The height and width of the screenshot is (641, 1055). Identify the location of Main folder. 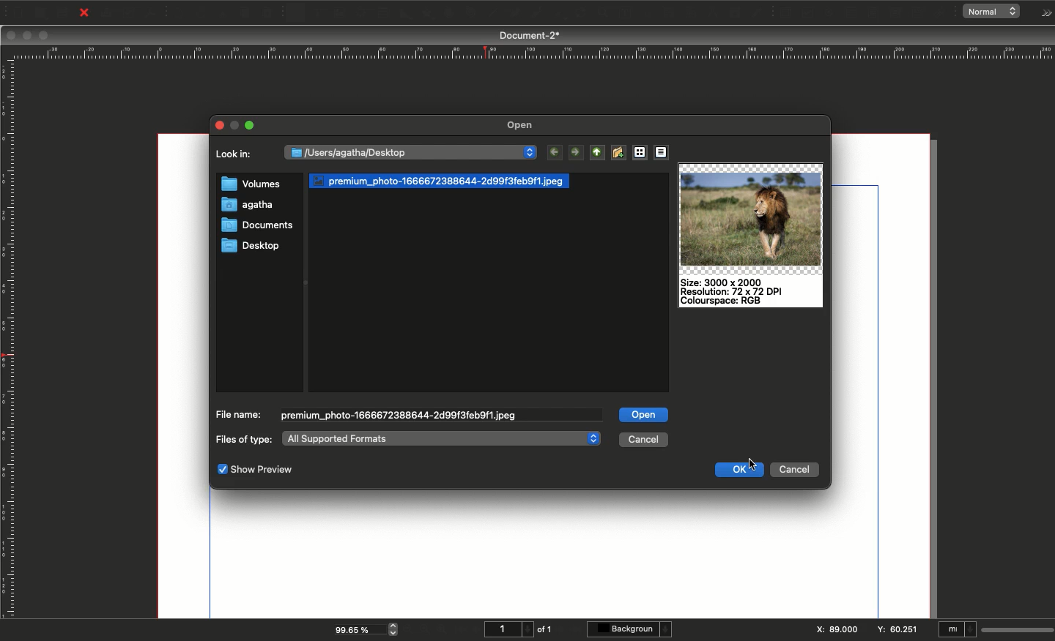
(594, 152).